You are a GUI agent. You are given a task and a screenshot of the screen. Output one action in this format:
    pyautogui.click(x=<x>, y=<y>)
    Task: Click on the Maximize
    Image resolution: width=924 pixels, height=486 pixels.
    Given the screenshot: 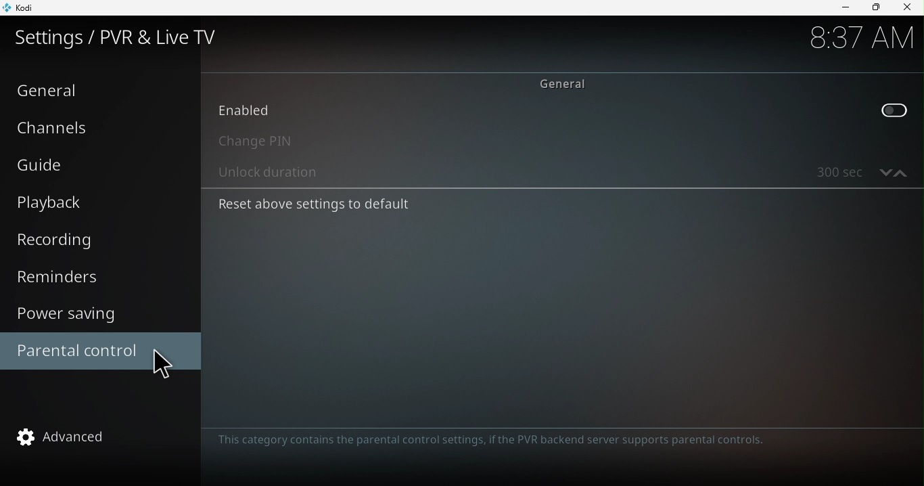 What is the action you would take?
    pyautogui.click(x=875, y=7)
    